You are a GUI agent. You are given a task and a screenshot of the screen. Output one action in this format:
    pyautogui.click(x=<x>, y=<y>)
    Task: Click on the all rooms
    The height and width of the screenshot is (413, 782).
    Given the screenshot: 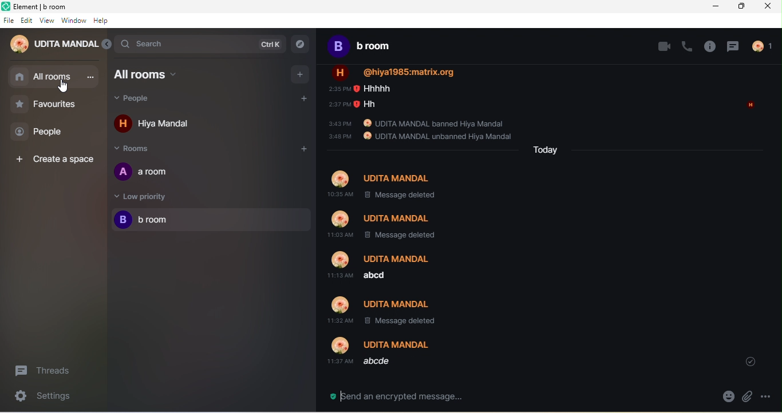 What is the action you would take?
    pyautogui.click(x=164, y=74)
    